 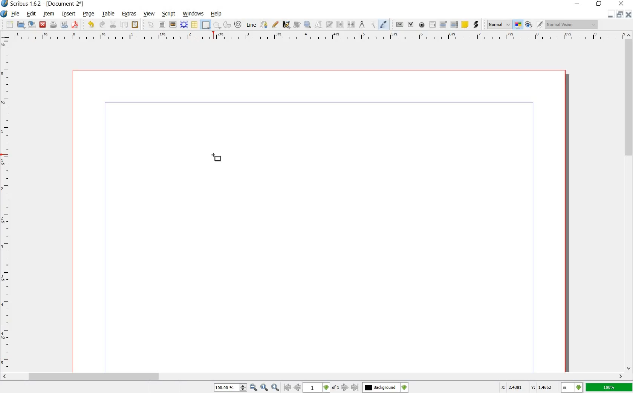 I want to click on PAGE, so click(x=88, y=15).